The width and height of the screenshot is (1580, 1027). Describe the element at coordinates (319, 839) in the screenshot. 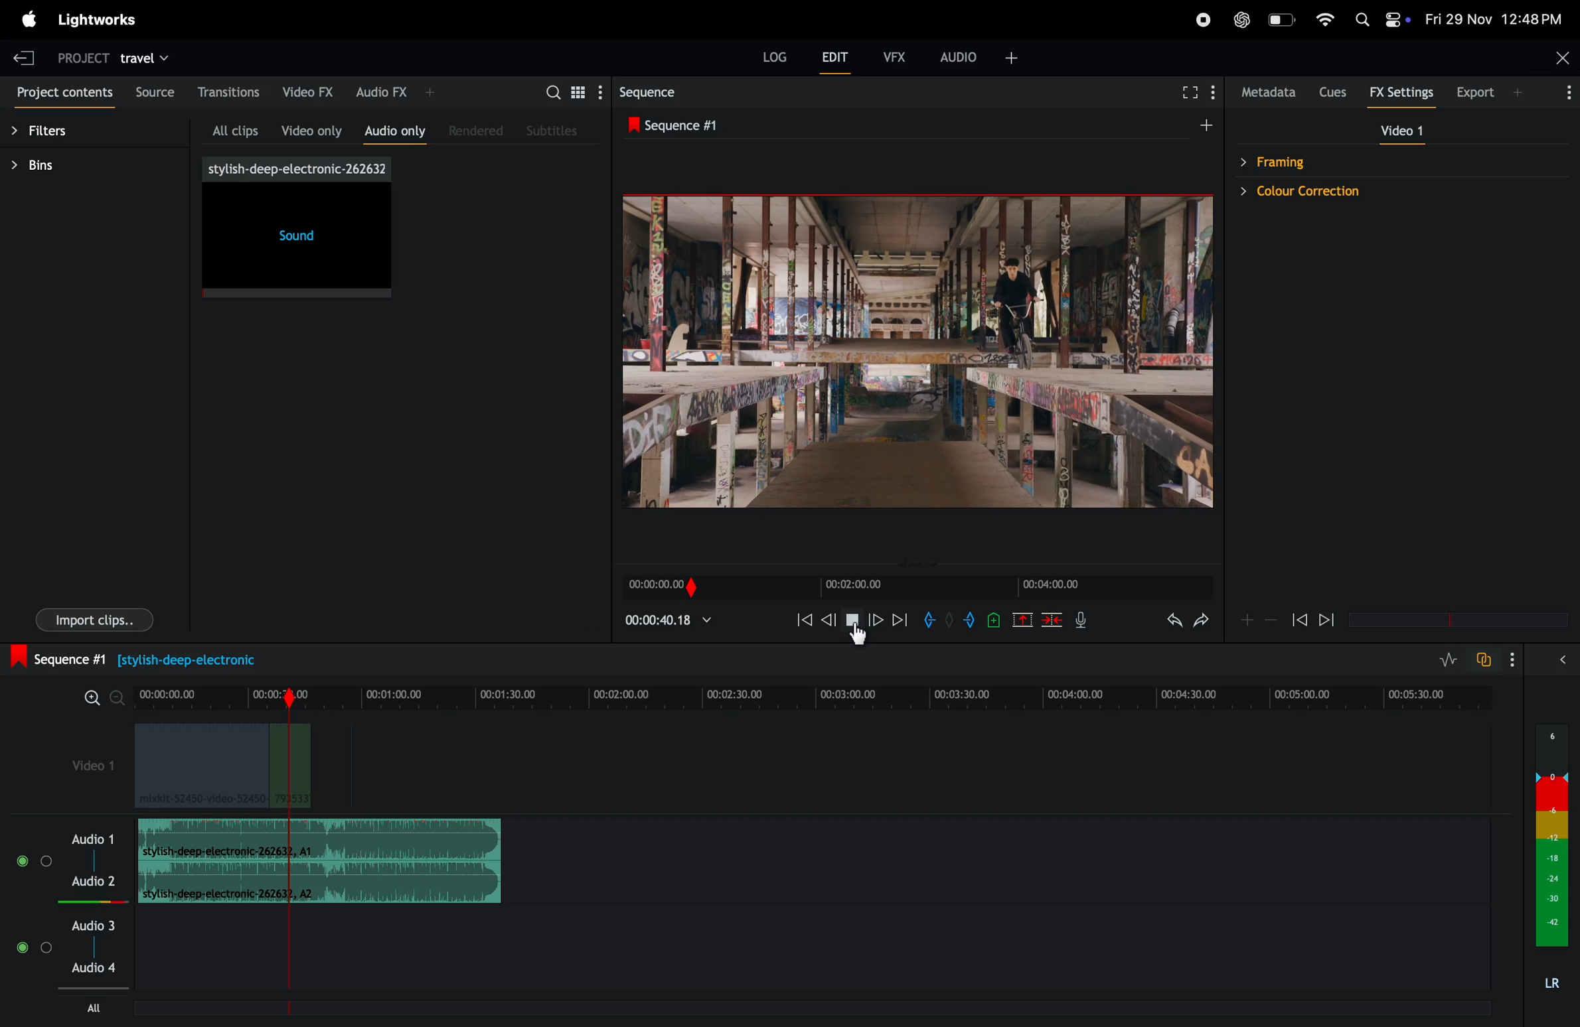

I see `audio. clip` at that location.